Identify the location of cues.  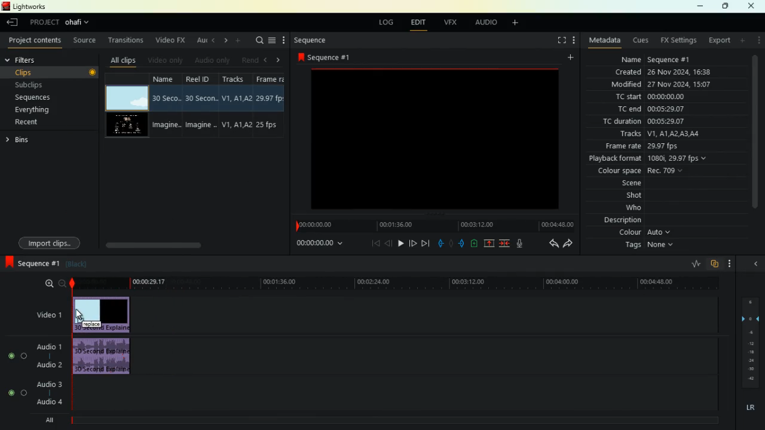
(642, 40).